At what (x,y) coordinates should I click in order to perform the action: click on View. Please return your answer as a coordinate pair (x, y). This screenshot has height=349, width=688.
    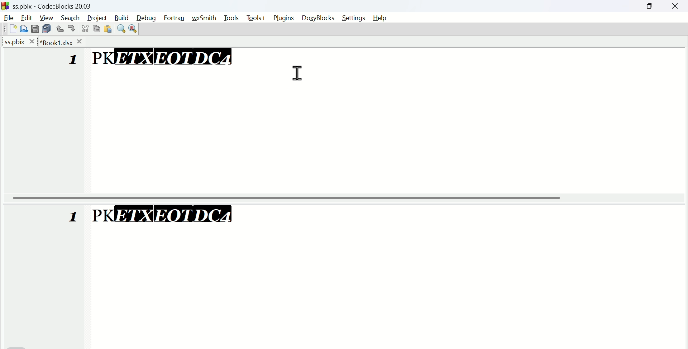
    Looking at the image, I should click on (47, 17).